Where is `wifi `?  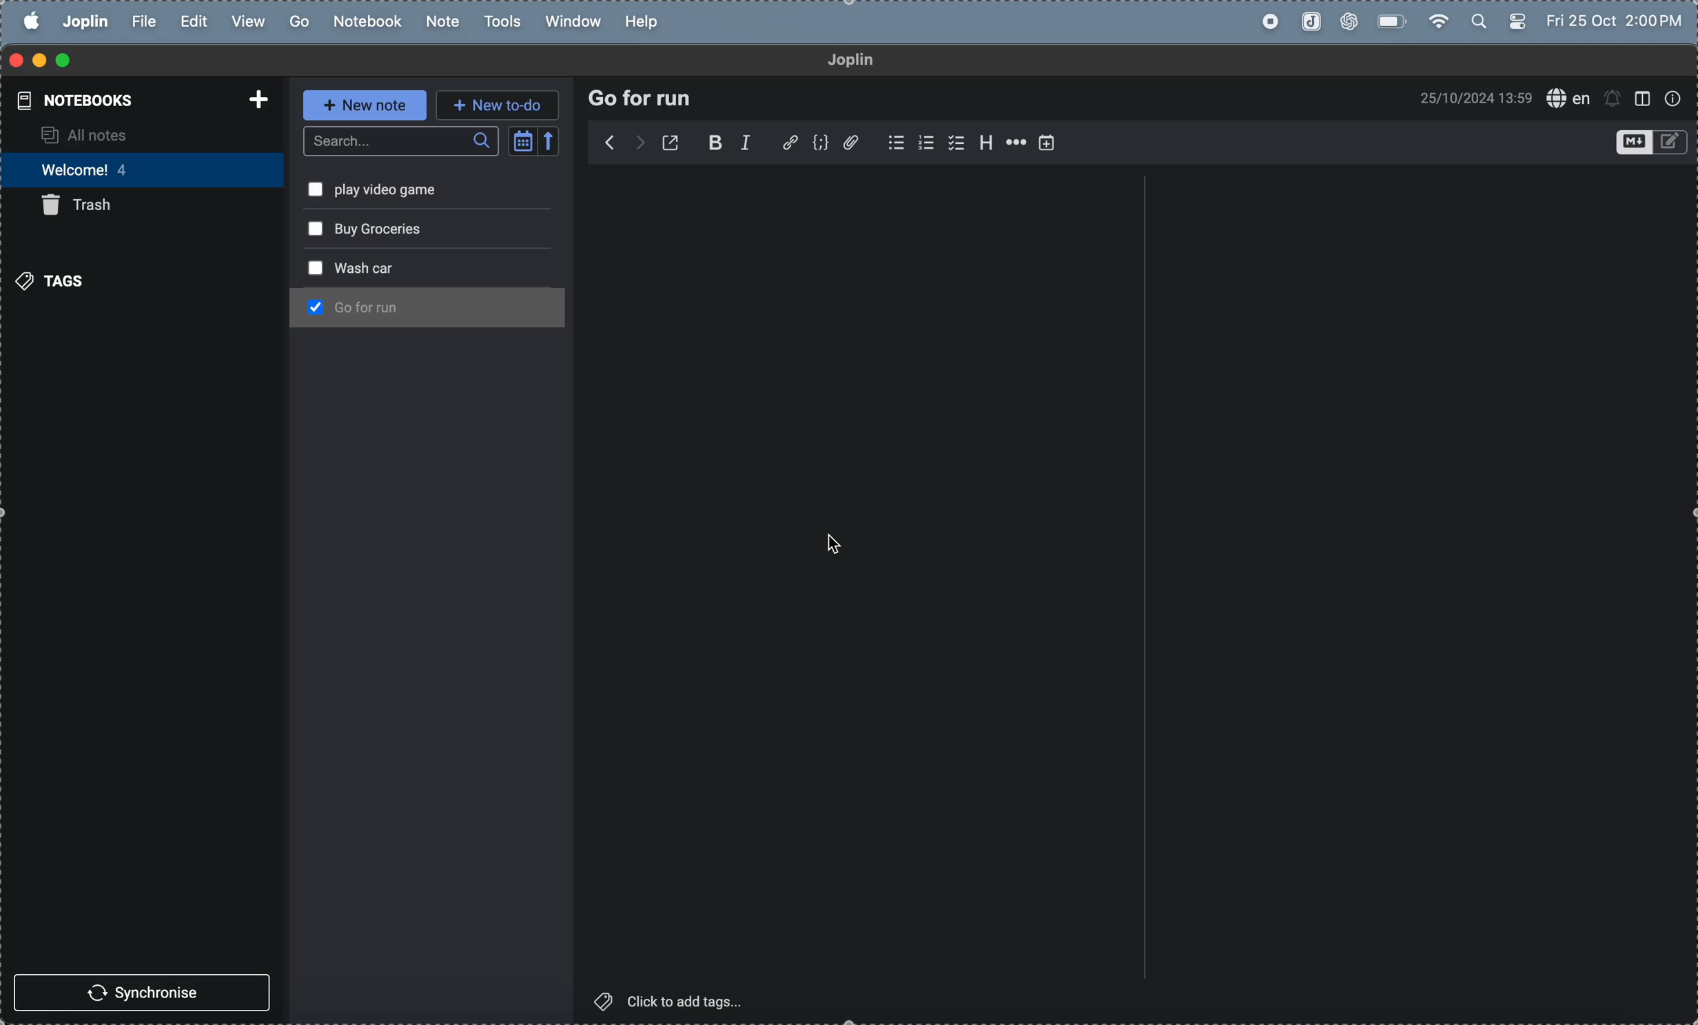
wifi  is located at coordinates (1442, 20).